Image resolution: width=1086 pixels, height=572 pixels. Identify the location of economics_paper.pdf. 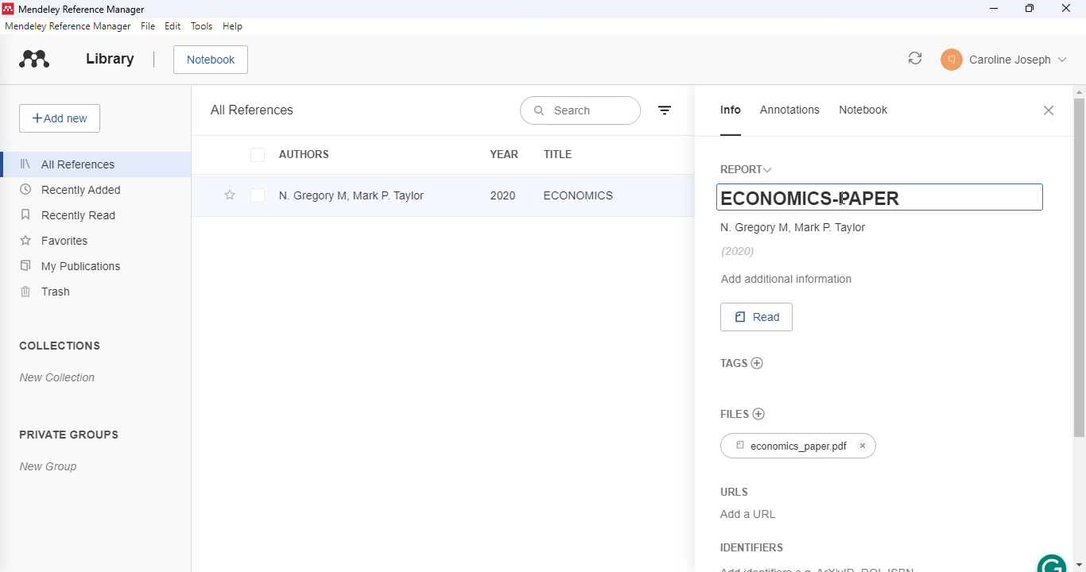
(786, 446).